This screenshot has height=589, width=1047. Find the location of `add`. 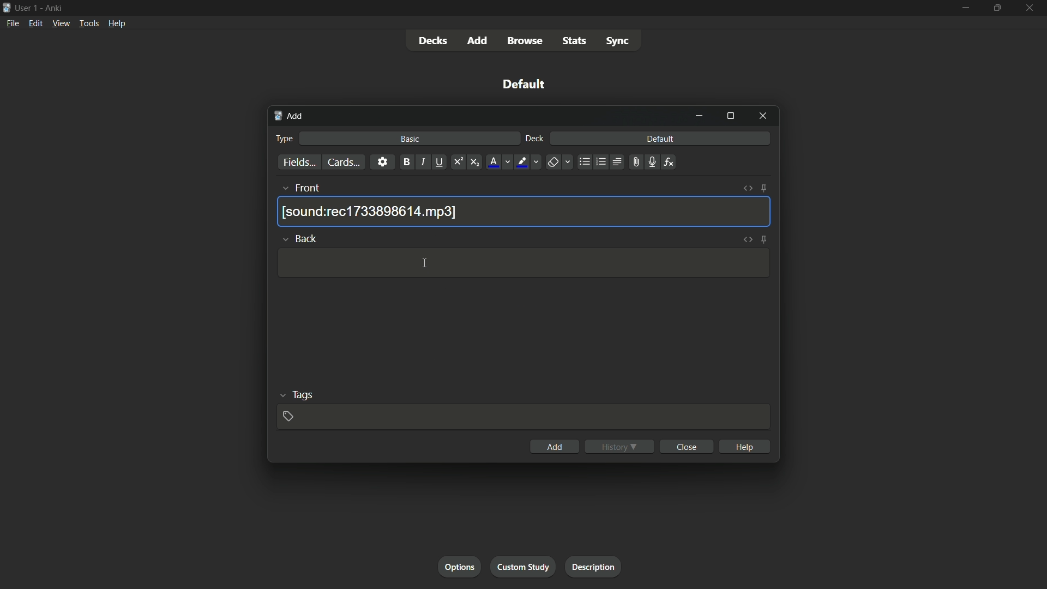

add is located at coordinates (288, 117).